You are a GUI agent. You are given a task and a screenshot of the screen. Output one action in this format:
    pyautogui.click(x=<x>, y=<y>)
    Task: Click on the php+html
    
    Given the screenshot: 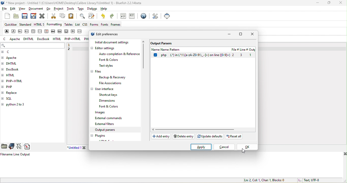 What is the action you would take?
    pyautogui.click(x=17, y=81)
    